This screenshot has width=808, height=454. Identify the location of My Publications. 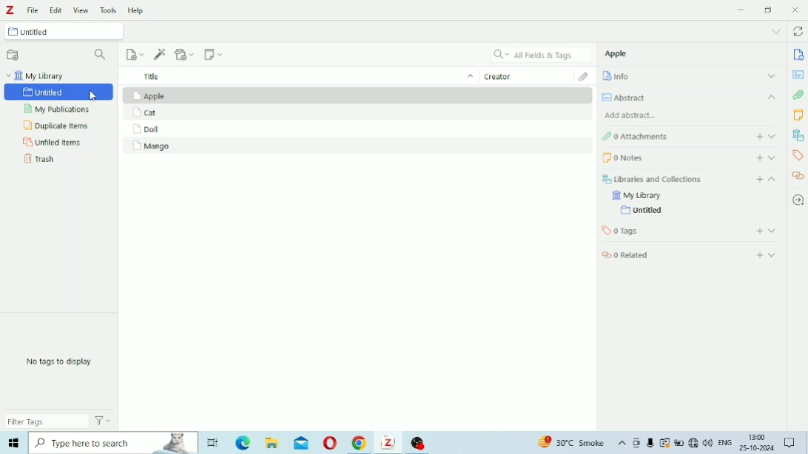
(58, 108).